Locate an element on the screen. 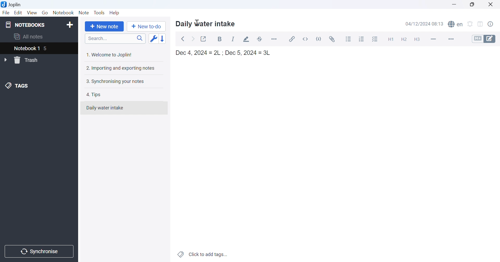 The height and width of the screenshot is (262, 500). Numbered list is located at coordinates (361, 39).